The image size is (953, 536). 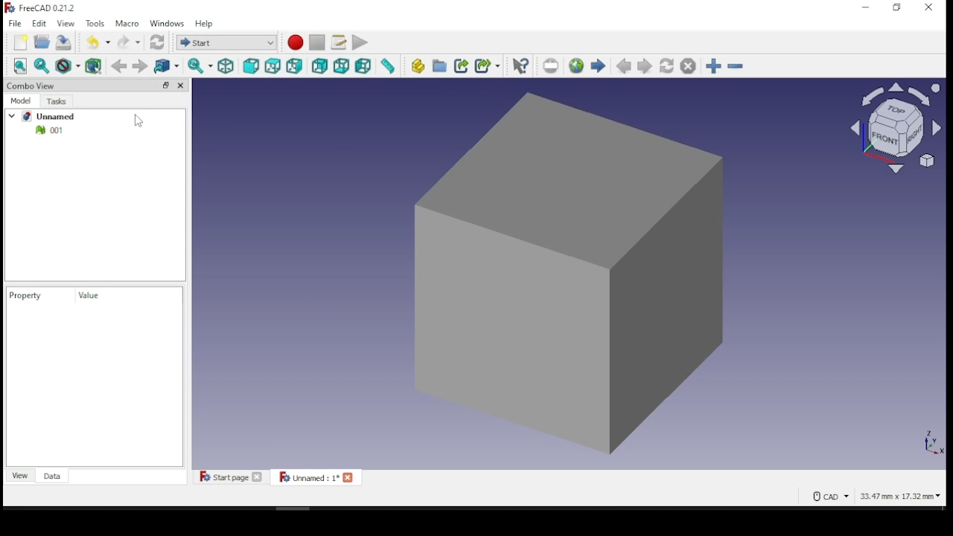 I want to click on mouse pointer, so click(x=136, y=121).